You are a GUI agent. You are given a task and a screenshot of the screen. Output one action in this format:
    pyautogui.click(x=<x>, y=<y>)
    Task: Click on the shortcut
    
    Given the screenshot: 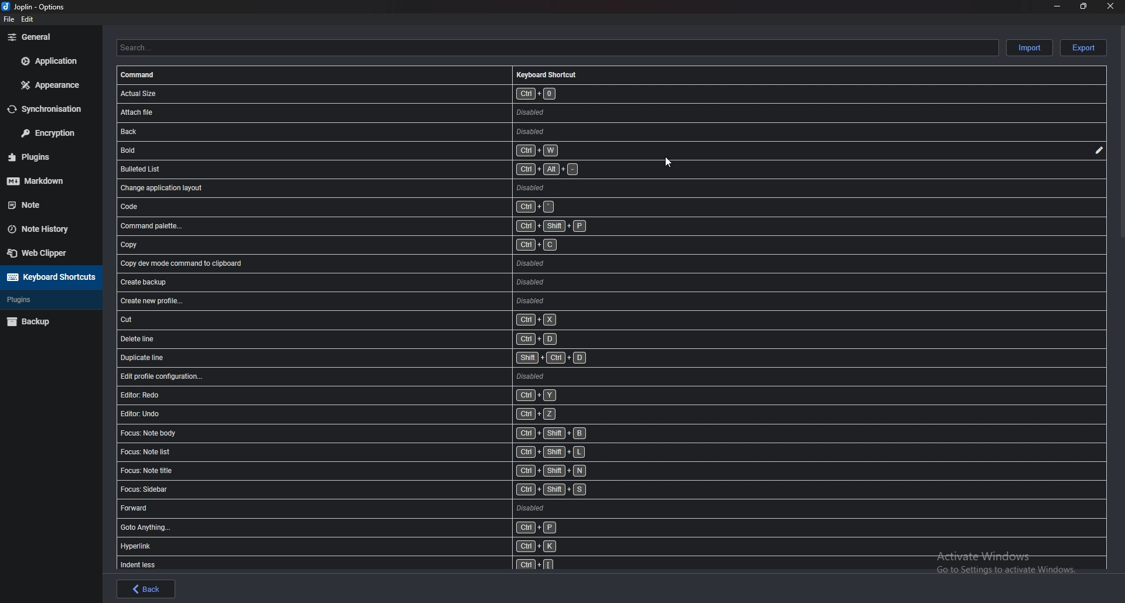 What is the action you would take?
    pyautogui.click(x=376, y=262)
    